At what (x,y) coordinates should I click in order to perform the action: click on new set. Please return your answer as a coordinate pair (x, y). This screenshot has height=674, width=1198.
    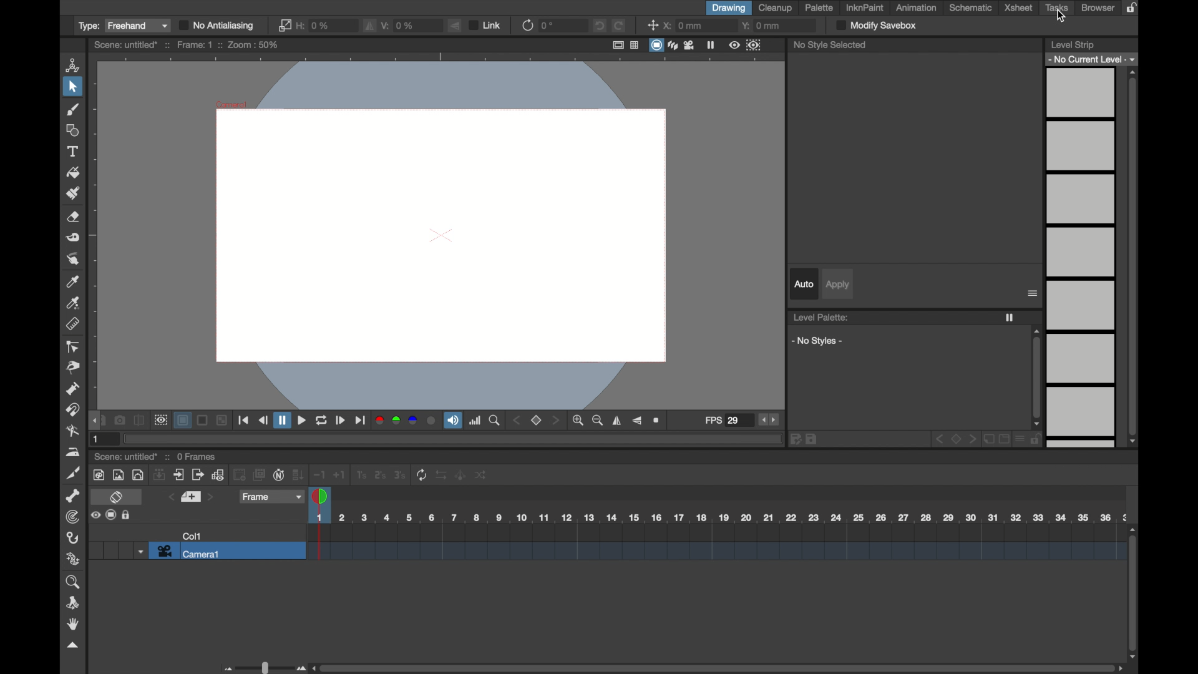
    Looking at the image, I should click on (191, 497).